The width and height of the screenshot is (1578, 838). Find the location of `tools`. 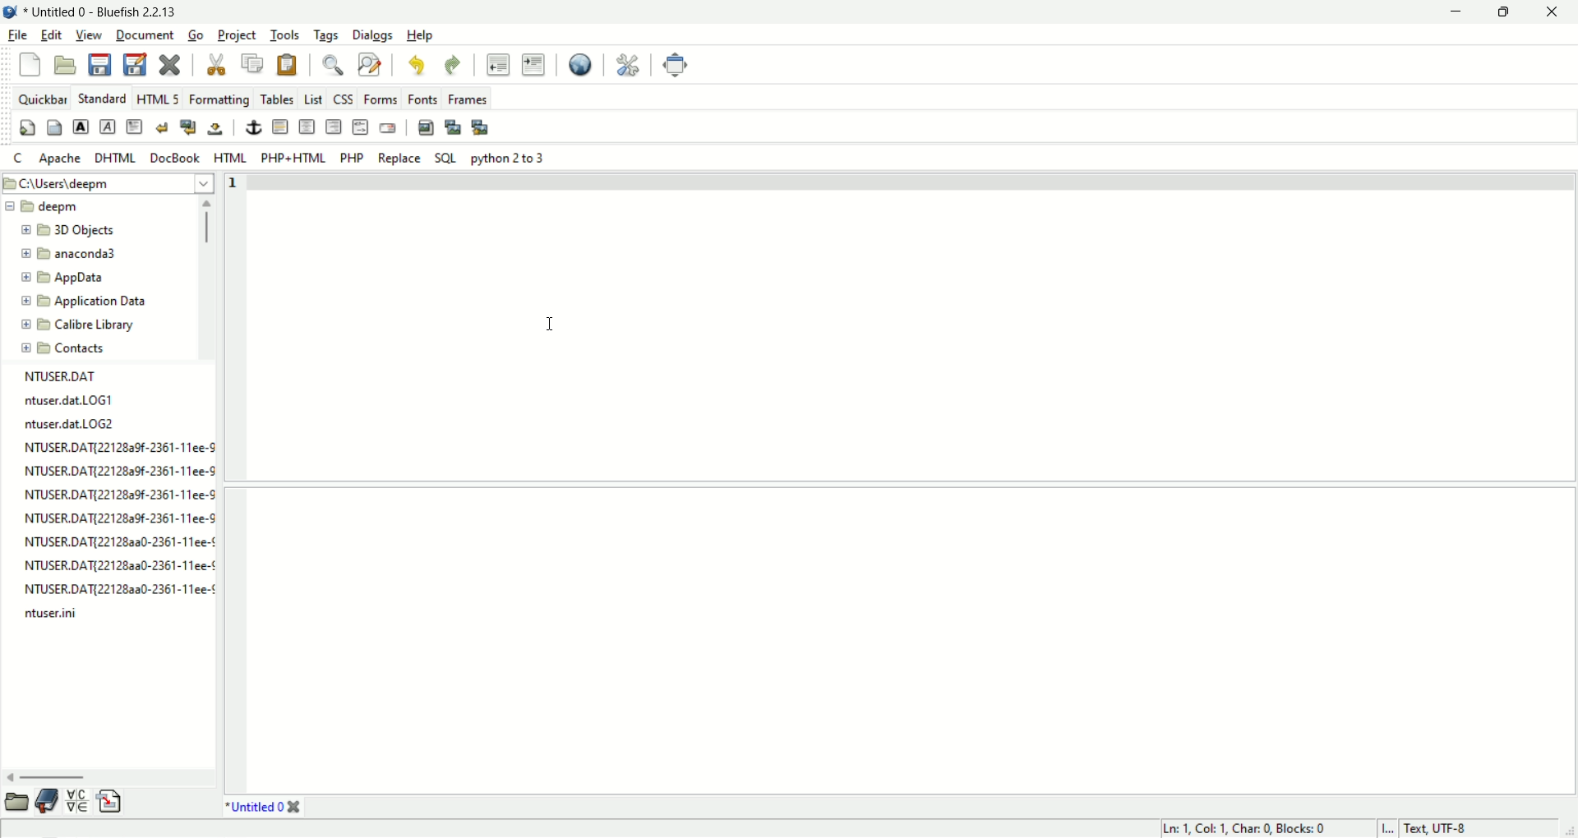

tools is located at coordinates (284, 35).